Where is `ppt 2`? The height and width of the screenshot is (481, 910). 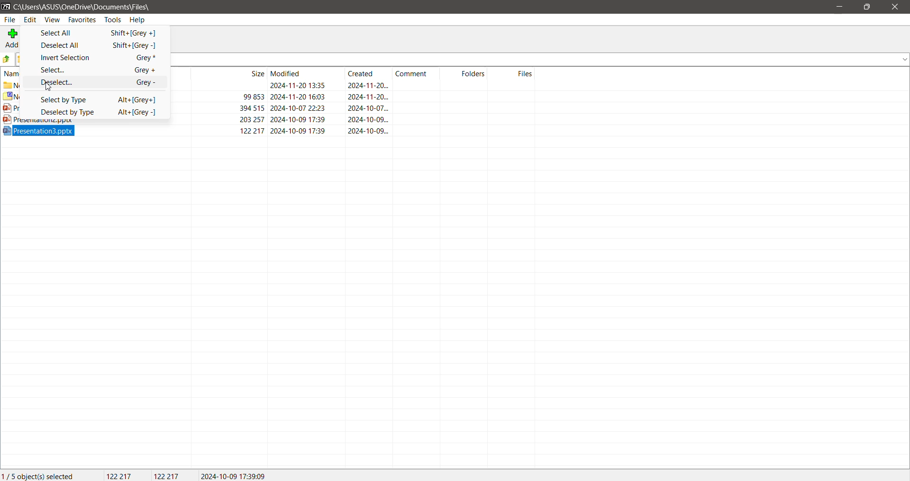
ppt 2 is located at coordinates (354, 120).